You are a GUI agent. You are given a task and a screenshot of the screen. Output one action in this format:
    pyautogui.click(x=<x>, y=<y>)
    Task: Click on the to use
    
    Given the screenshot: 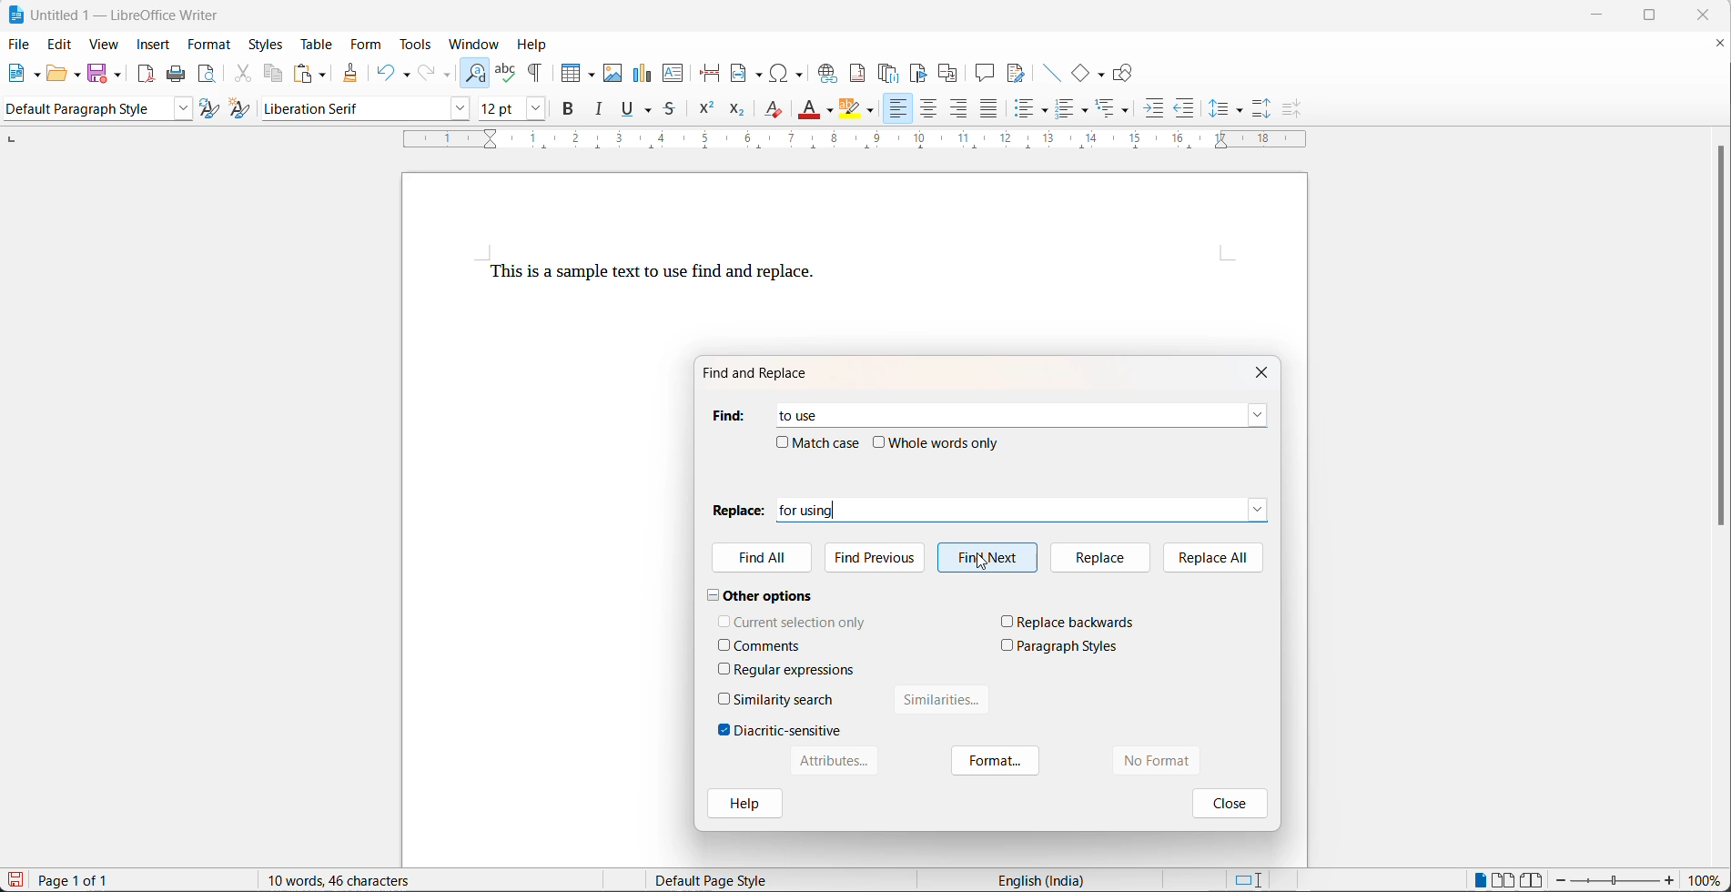 What is the action you would take?
    pyautogui.click(x=790, y=411)
    